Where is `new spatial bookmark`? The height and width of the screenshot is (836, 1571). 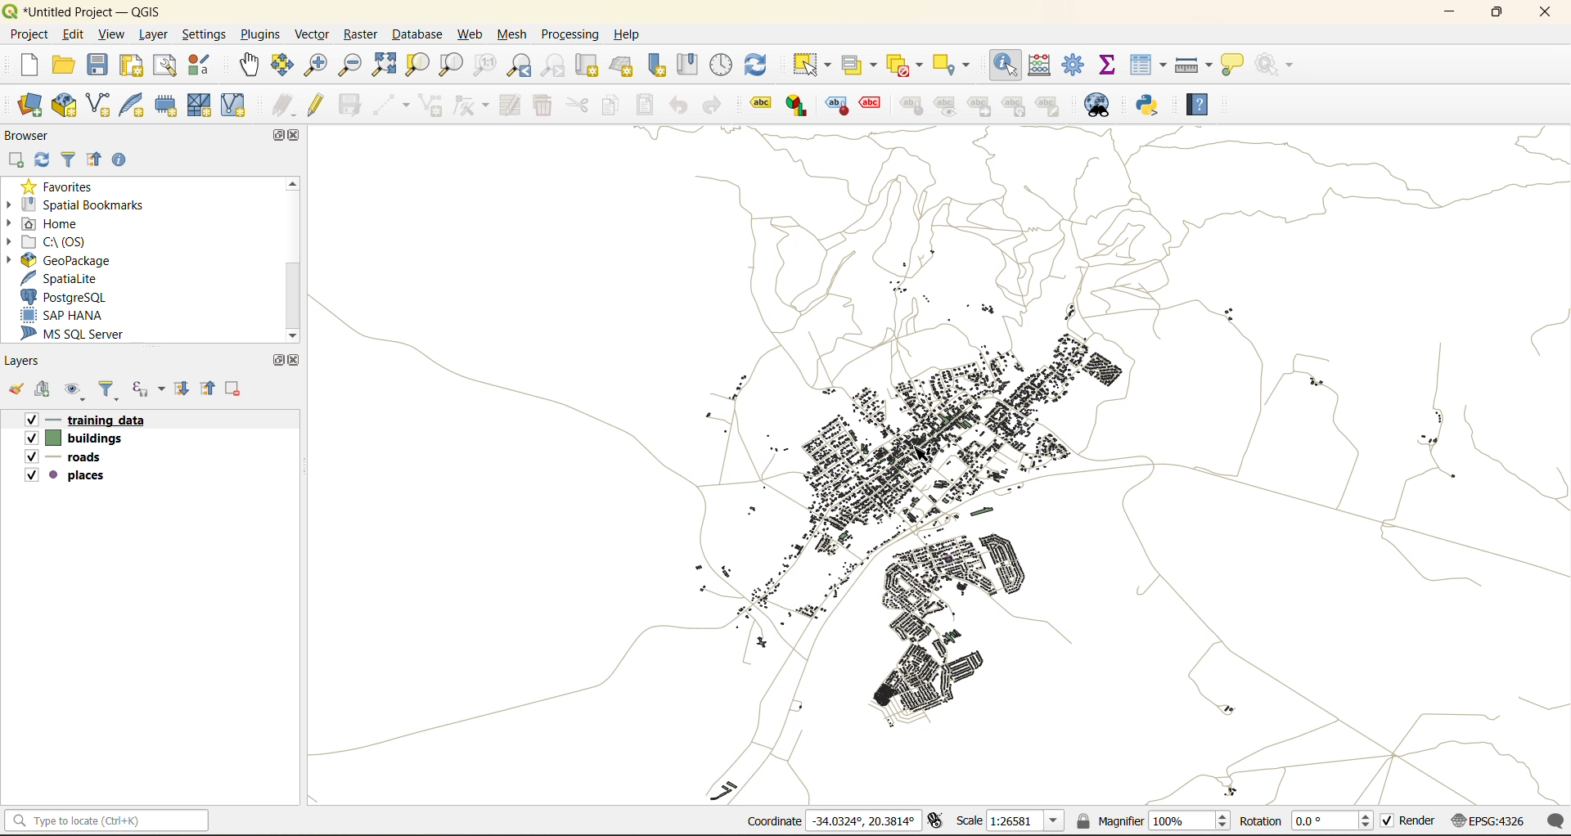
new spatial bookmark is located at coordinates (659, 68).